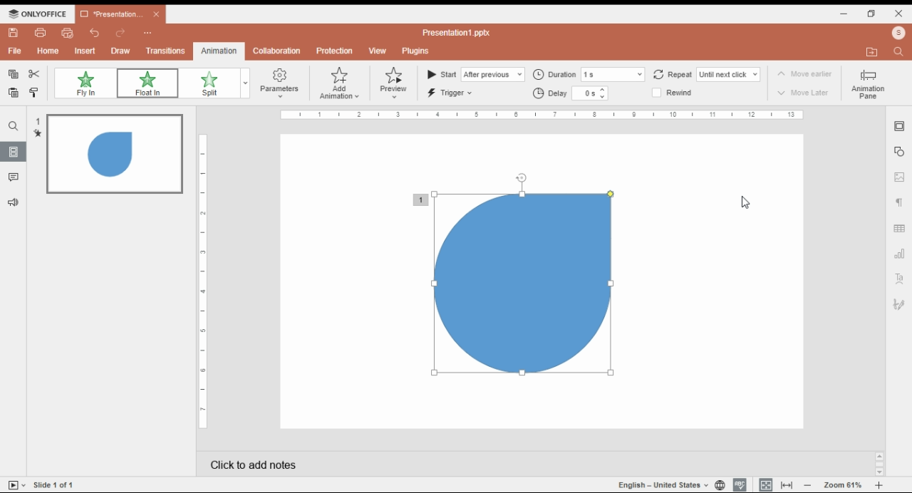 Image resolution: width=912 pixels, height=493 pixels. What do you see at coordinates (787, 485) in the screenshot?
I see `fit to width` at bounding box center [787, 485].